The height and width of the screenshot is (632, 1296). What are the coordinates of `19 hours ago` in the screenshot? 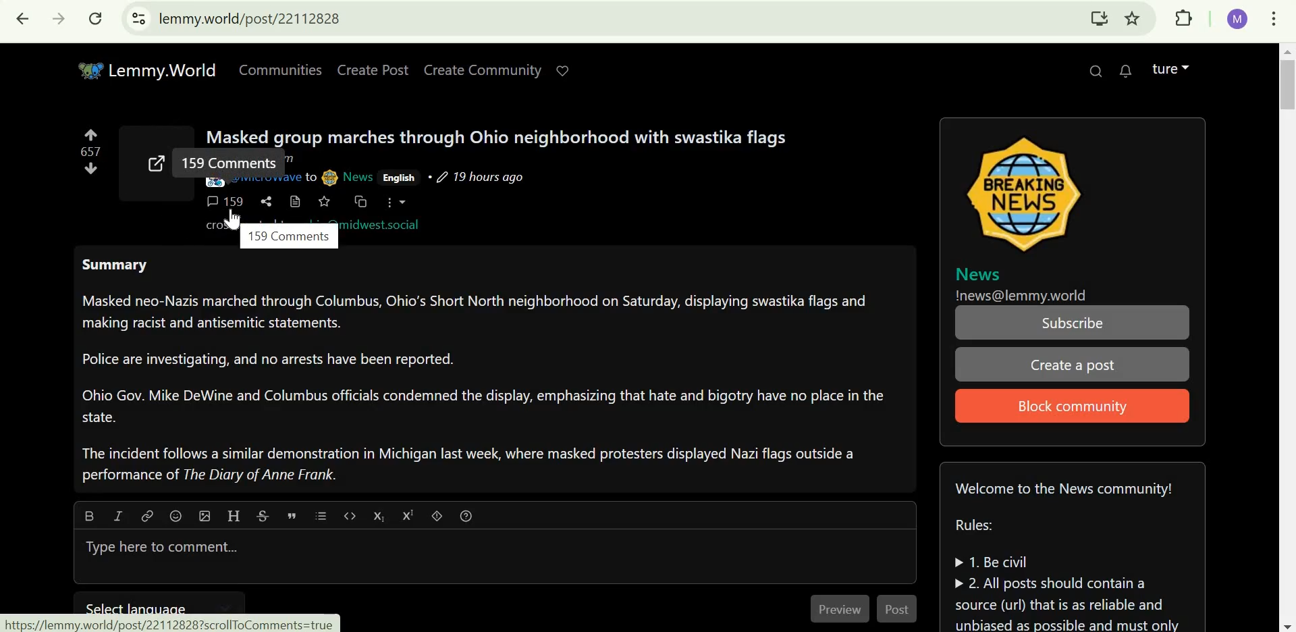 It's located at (480, 177).